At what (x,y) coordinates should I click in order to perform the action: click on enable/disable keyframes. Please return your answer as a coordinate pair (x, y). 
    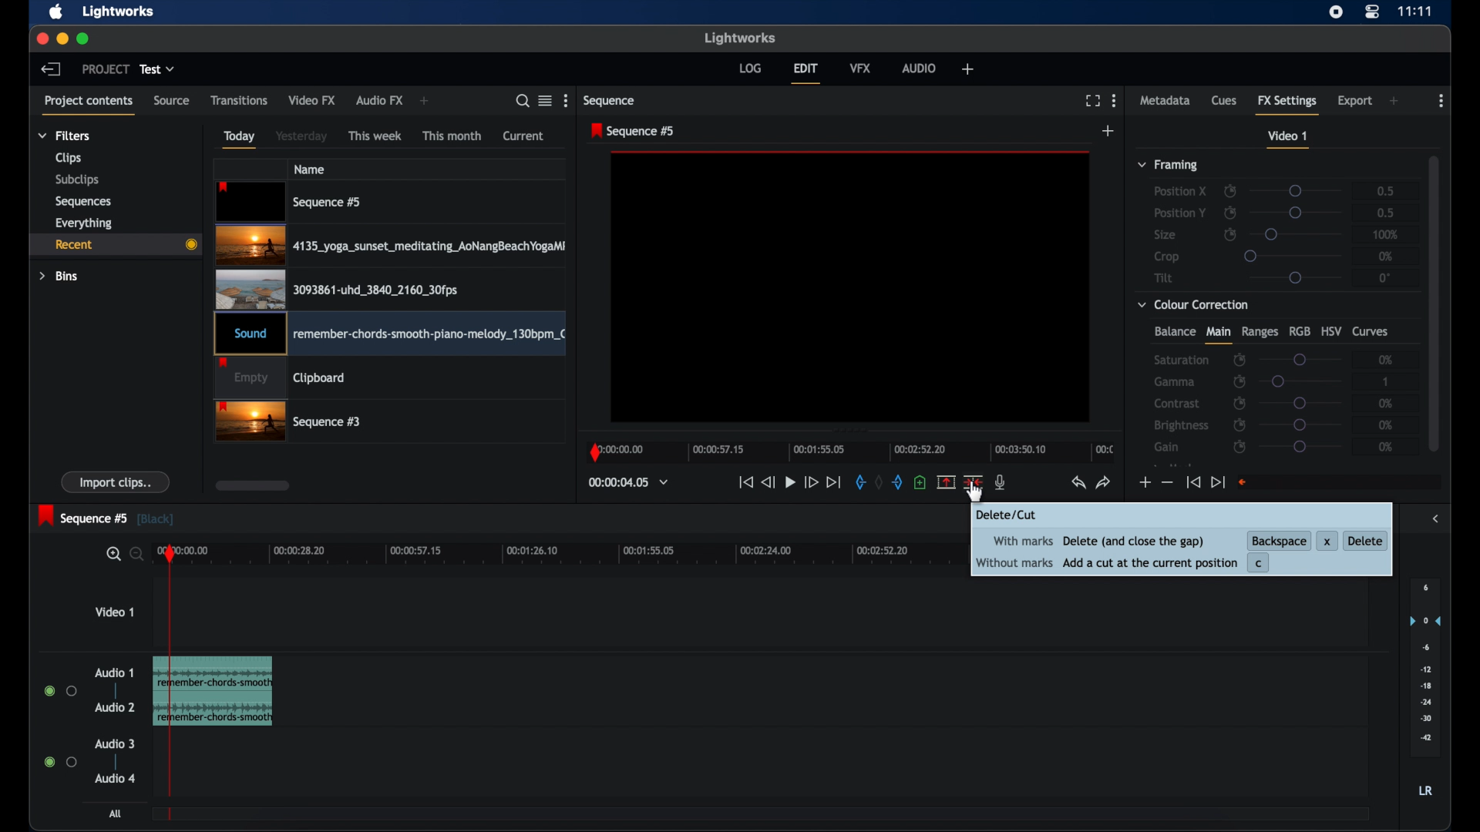
    Looking at the image, I should click on (1230, 190).